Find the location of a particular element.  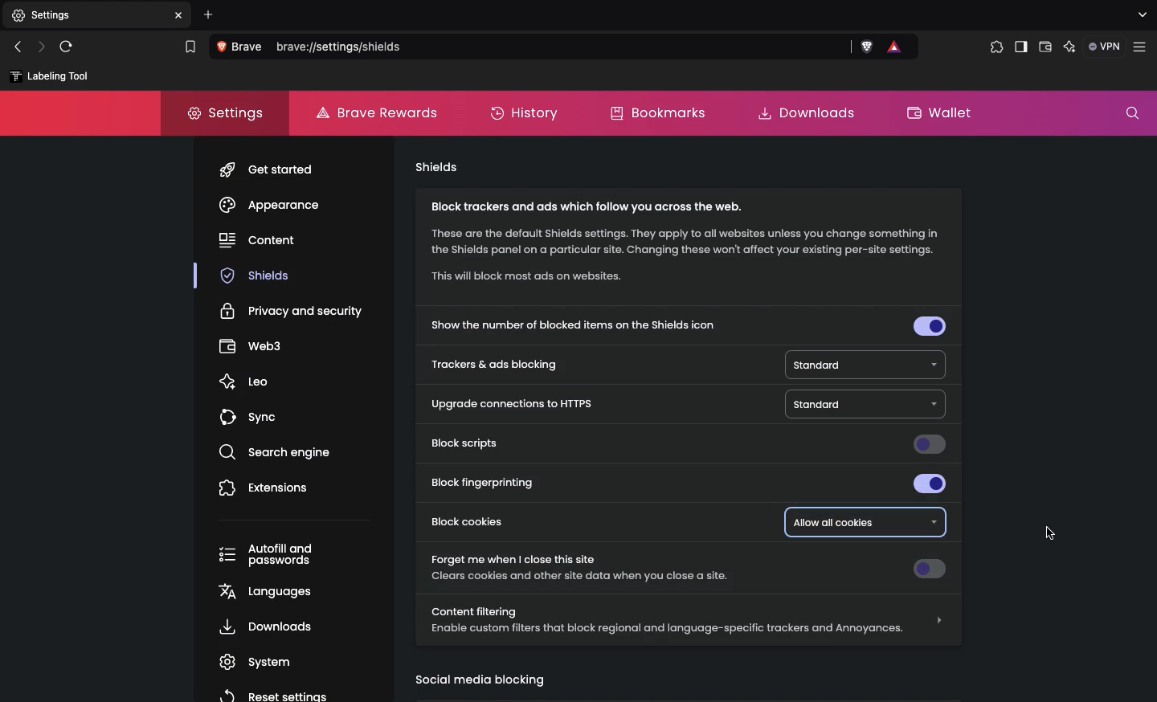

customize and control brave is located at coordinates (1142, 46).